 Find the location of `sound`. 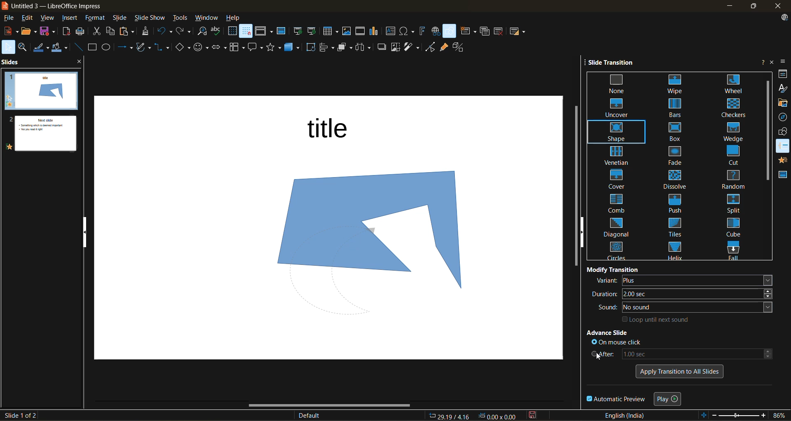

sound is located at coordinates (687, 307).